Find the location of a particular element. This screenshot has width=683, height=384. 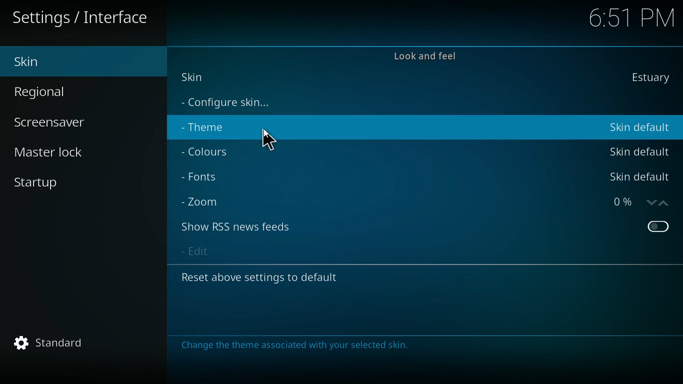

Time - 6:51PM is located at coordinates (628, 18).